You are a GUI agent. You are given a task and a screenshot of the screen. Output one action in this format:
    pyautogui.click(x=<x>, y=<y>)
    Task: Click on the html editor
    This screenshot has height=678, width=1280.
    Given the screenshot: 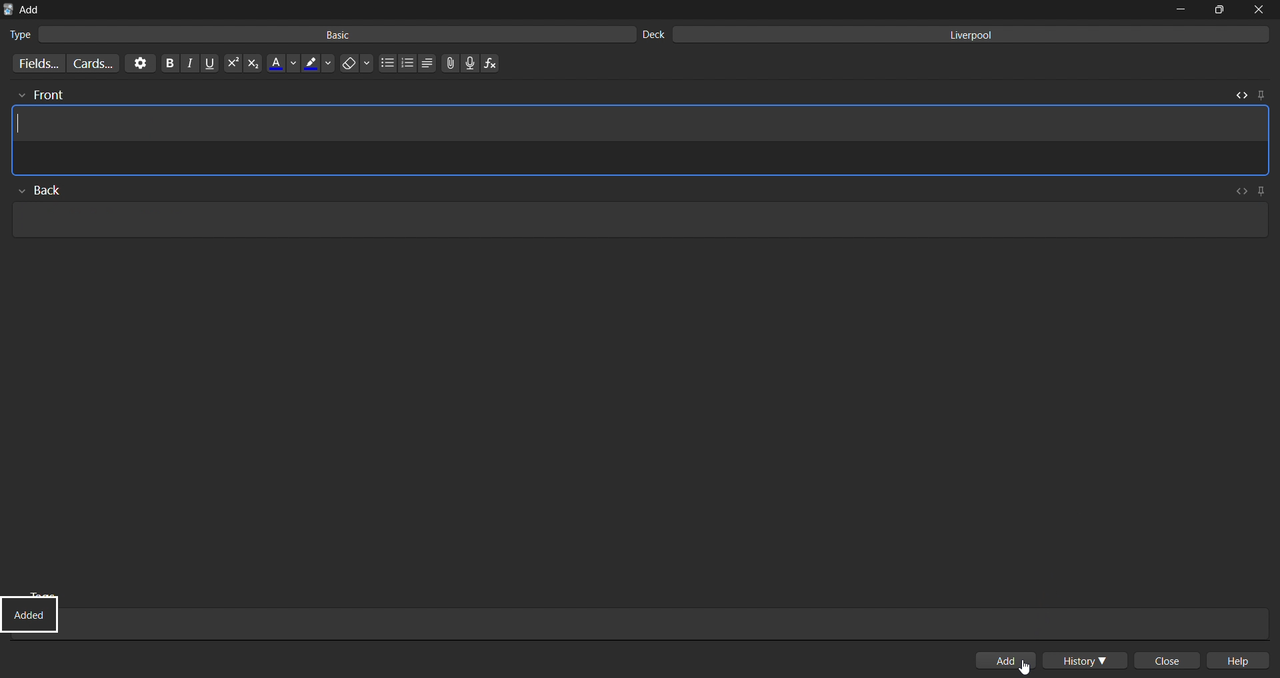 What is the action you would take?
    pyautogui.click(x=641, y=159)
    